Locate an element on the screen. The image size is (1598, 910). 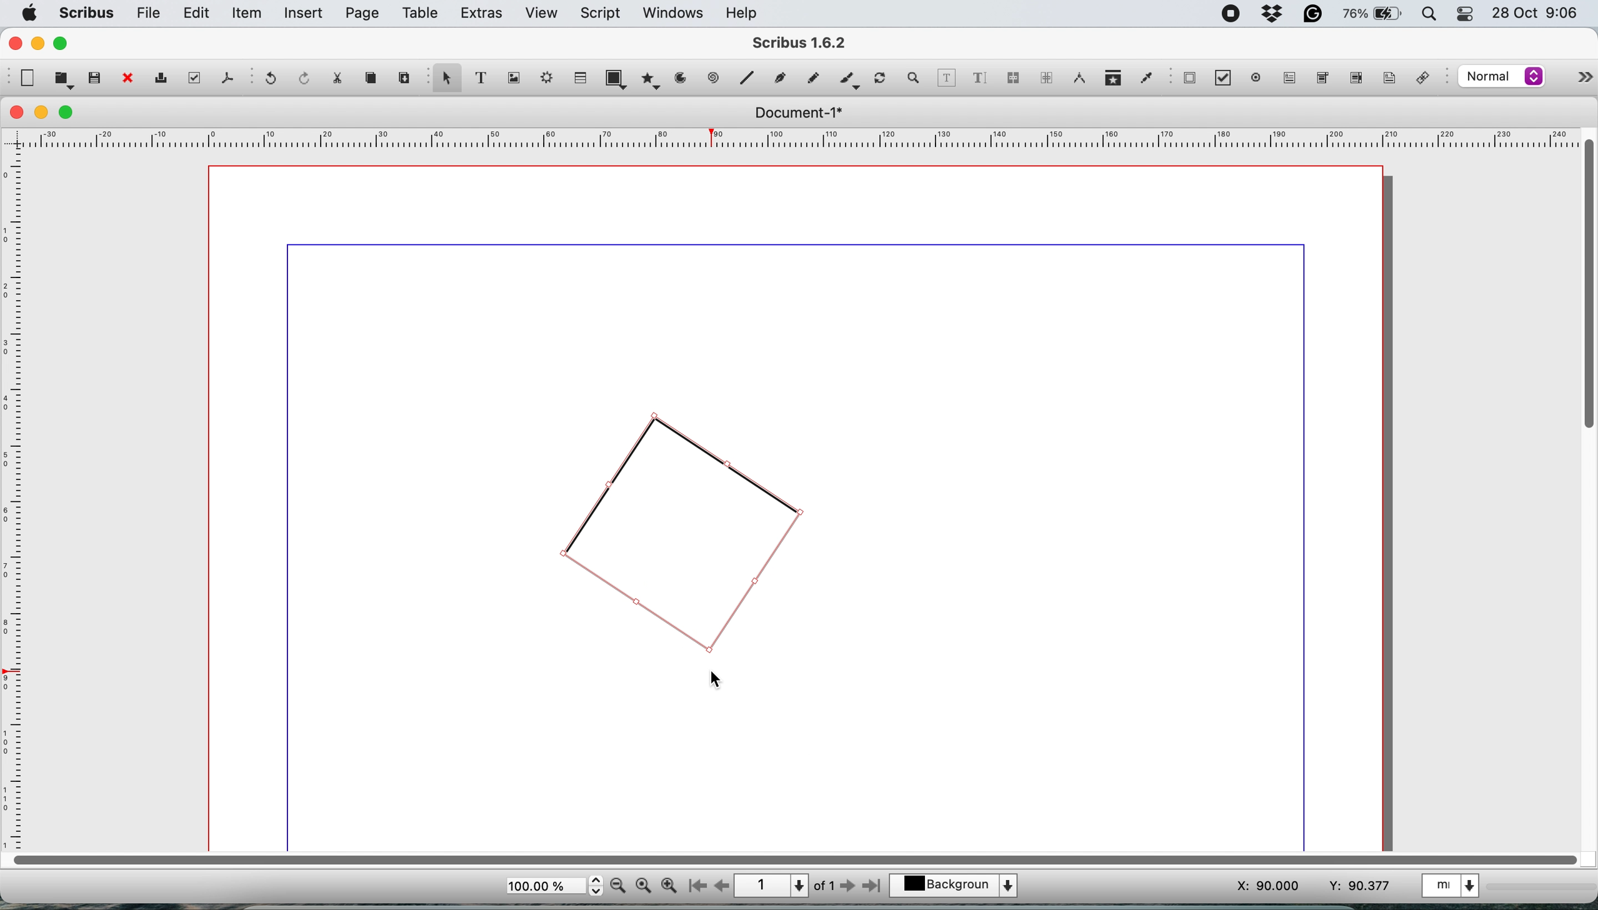
next page is located at coordinates (851, 887).